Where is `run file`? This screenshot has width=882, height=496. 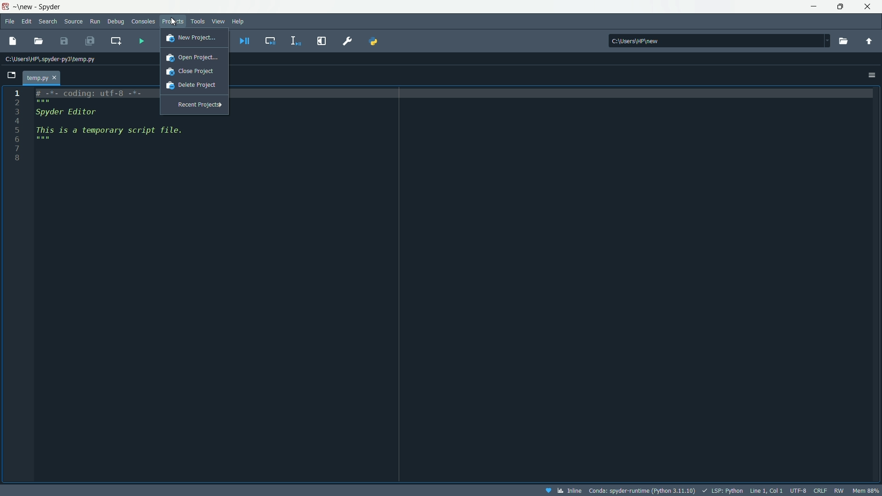 run file is located at coordinates (141, 42).